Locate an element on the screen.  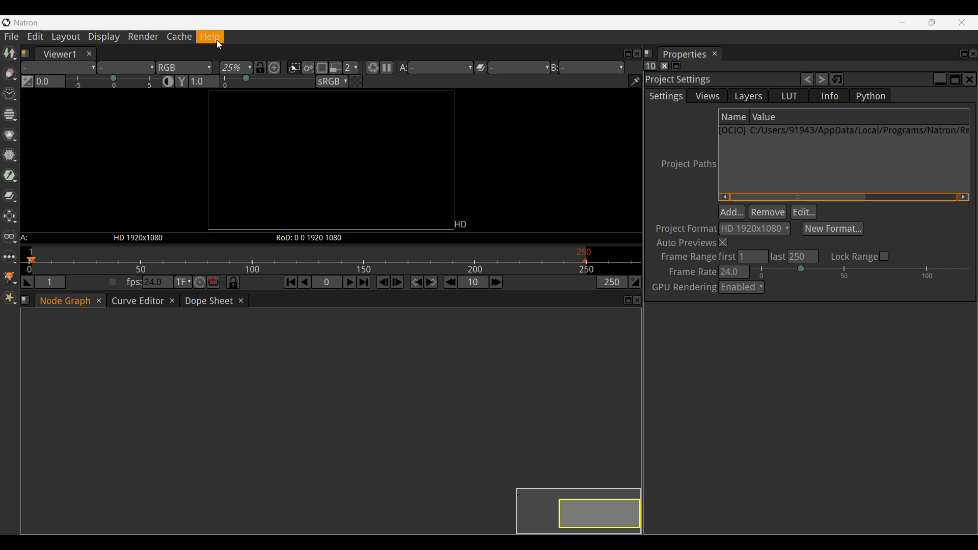
Help menu is located at coordinates (214, 37).